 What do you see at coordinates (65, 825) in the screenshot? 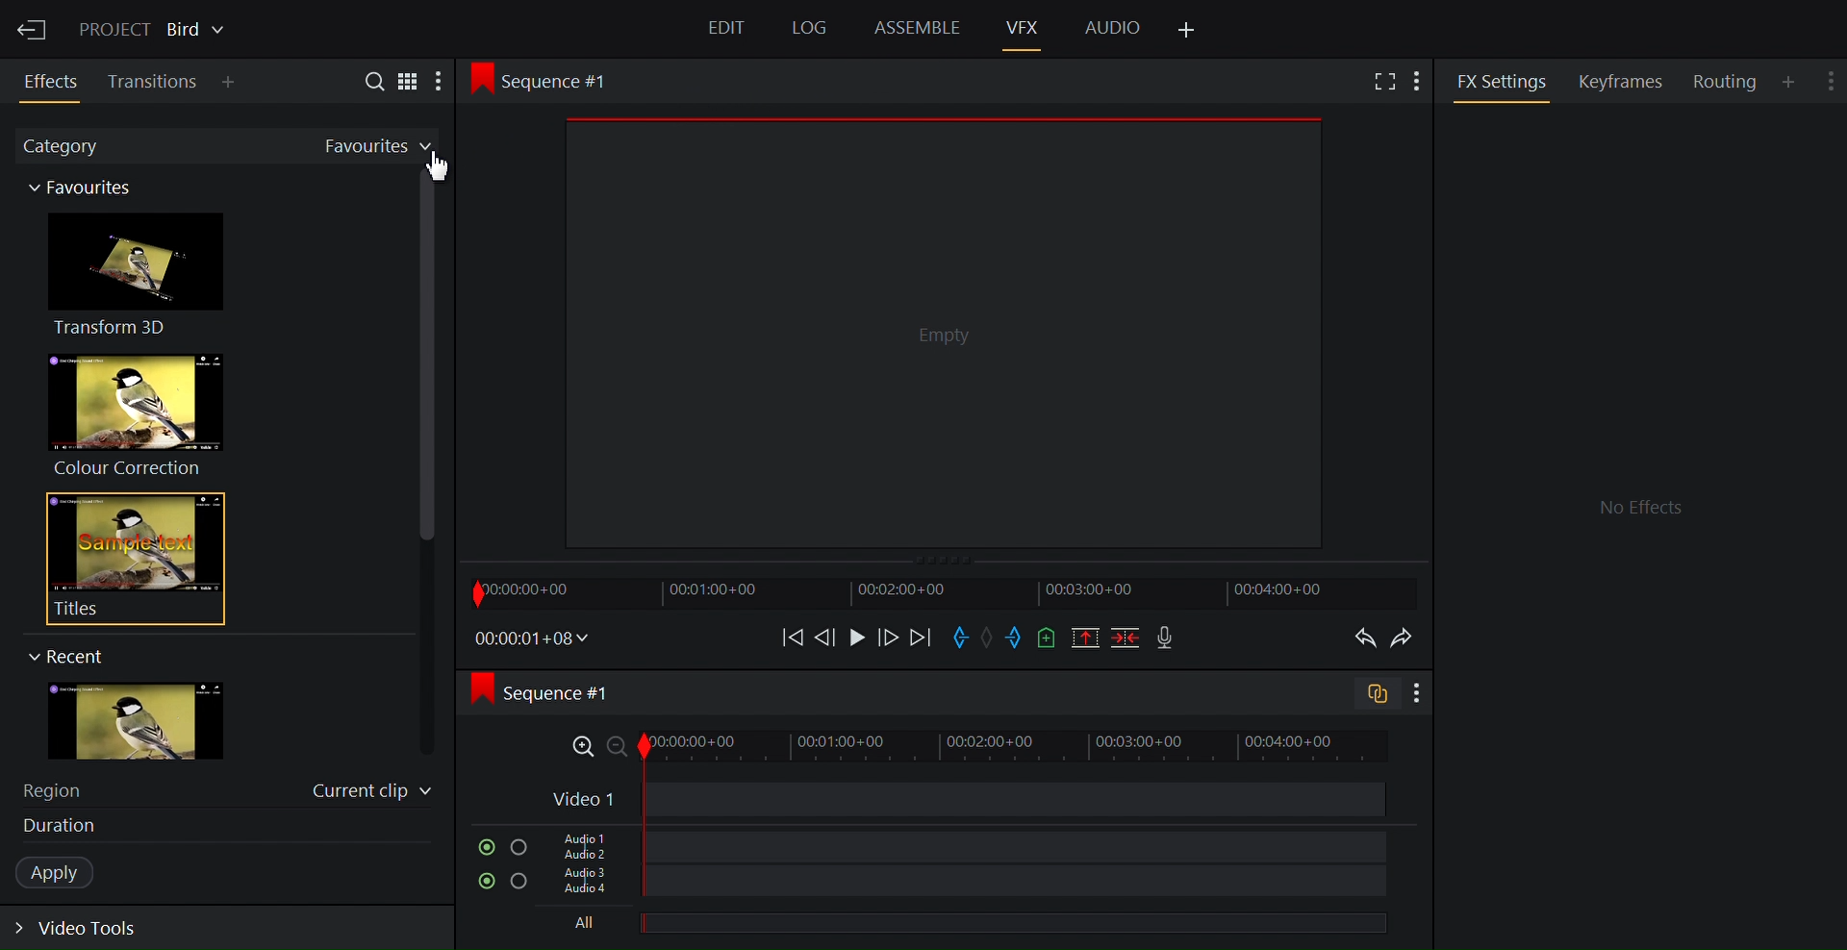
I see `` at bounding box center [65, 825].